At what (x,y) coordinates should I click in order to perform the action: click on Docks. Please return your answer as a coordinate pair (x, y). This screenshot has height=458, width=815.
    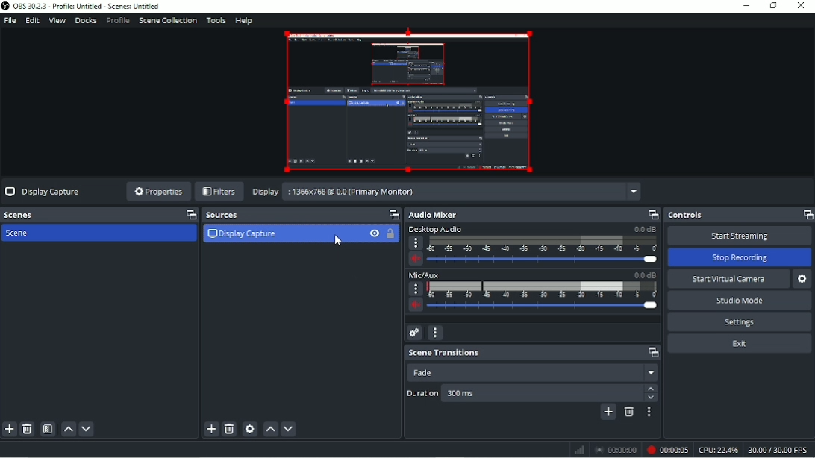
    Looking at the image, I should click on (87, 22).